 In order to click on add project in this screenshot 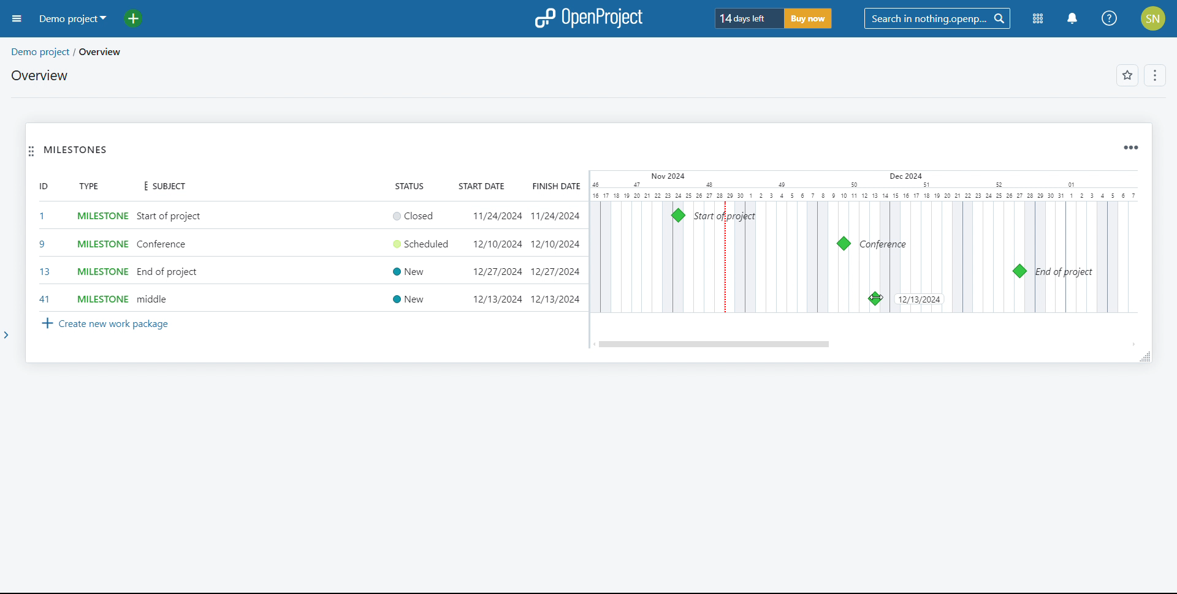, I will do `click(140, 19)`.